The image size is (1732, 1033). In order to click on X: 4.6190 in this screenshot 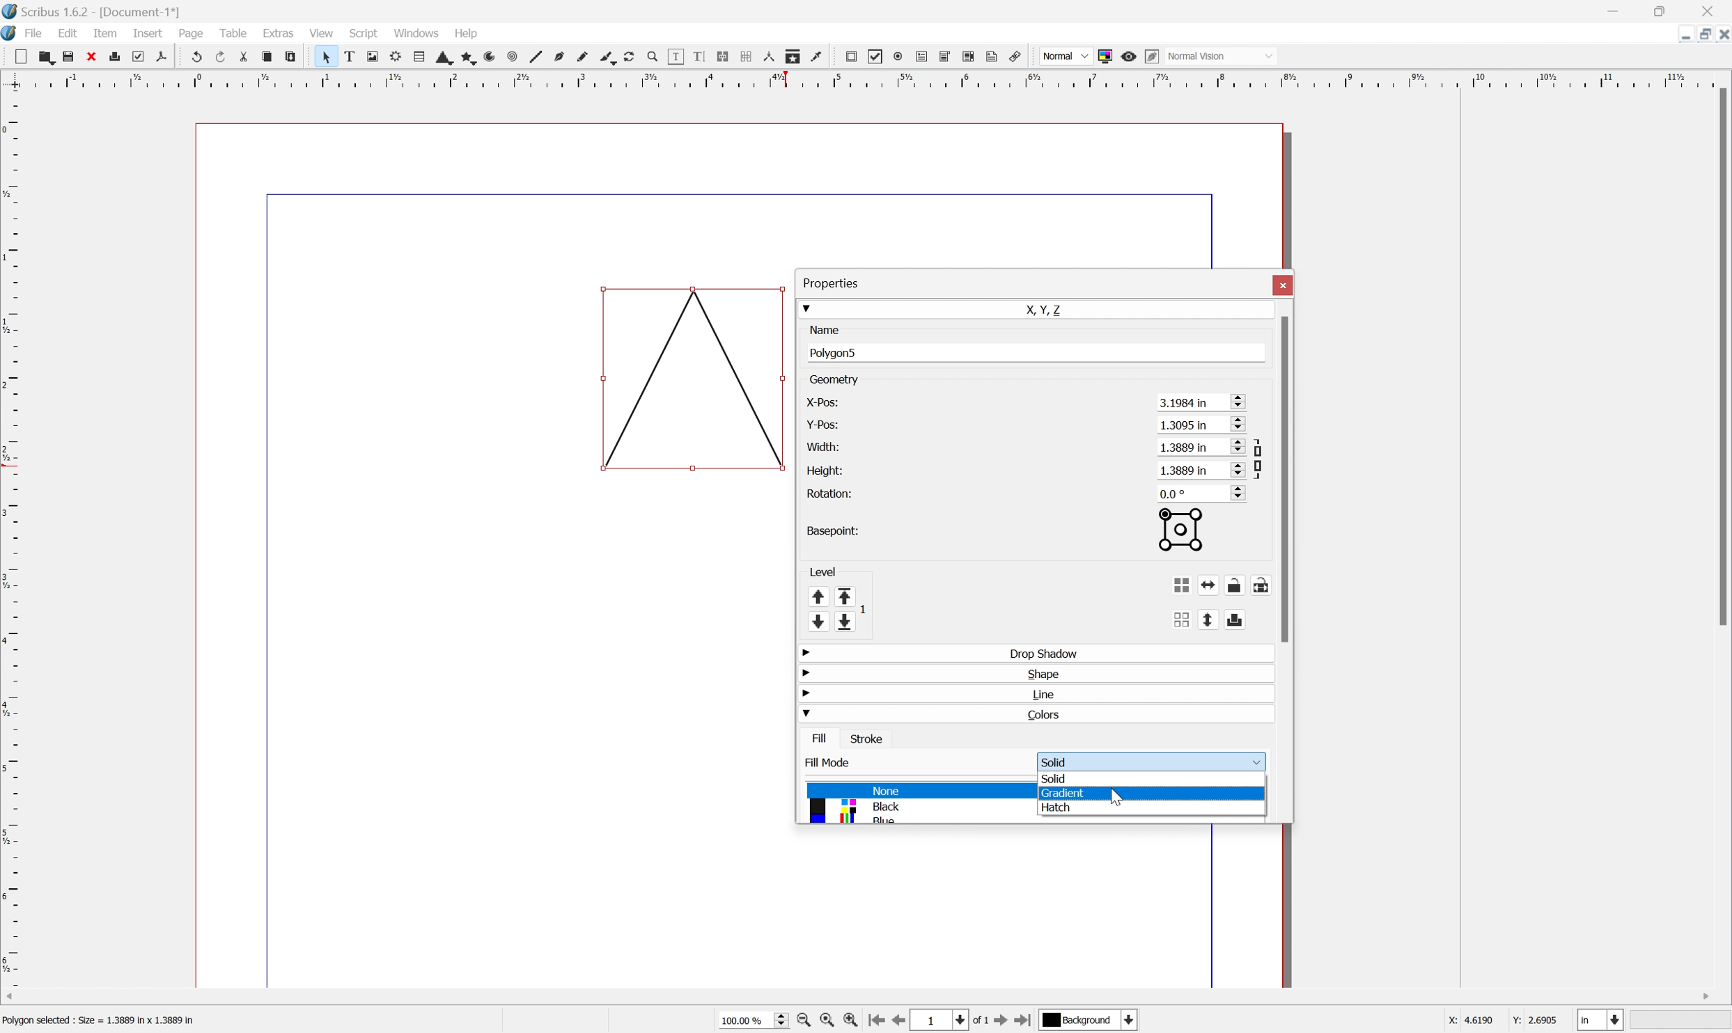, I will do `click(1467, 1021)`.